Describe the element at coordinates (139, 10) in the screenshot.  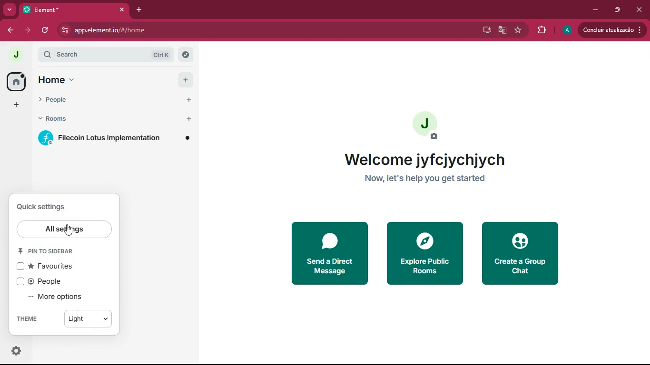
I see `add tab` at that location.